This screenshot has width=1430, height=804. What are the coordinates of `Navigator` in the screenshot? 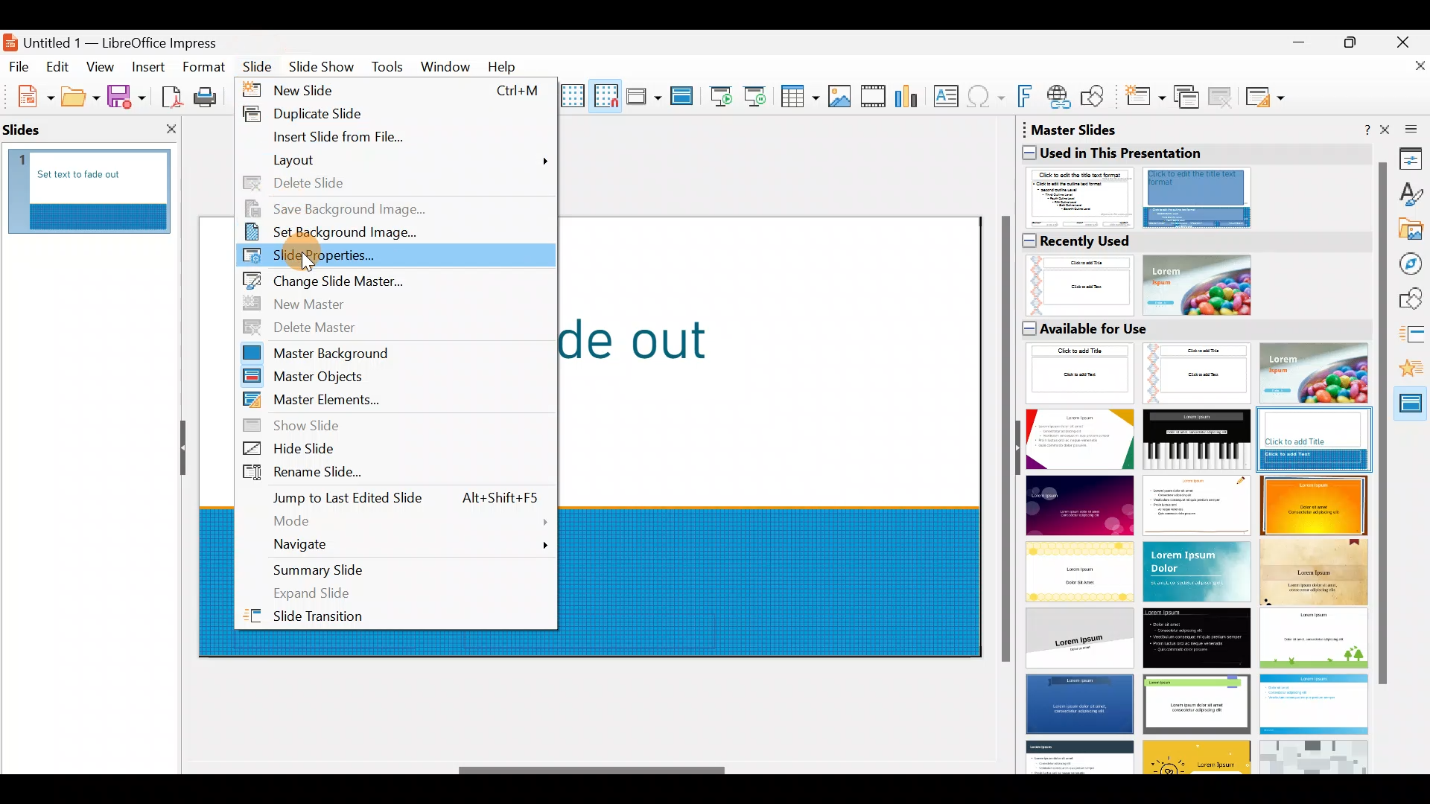 It's located at (1412, 264).